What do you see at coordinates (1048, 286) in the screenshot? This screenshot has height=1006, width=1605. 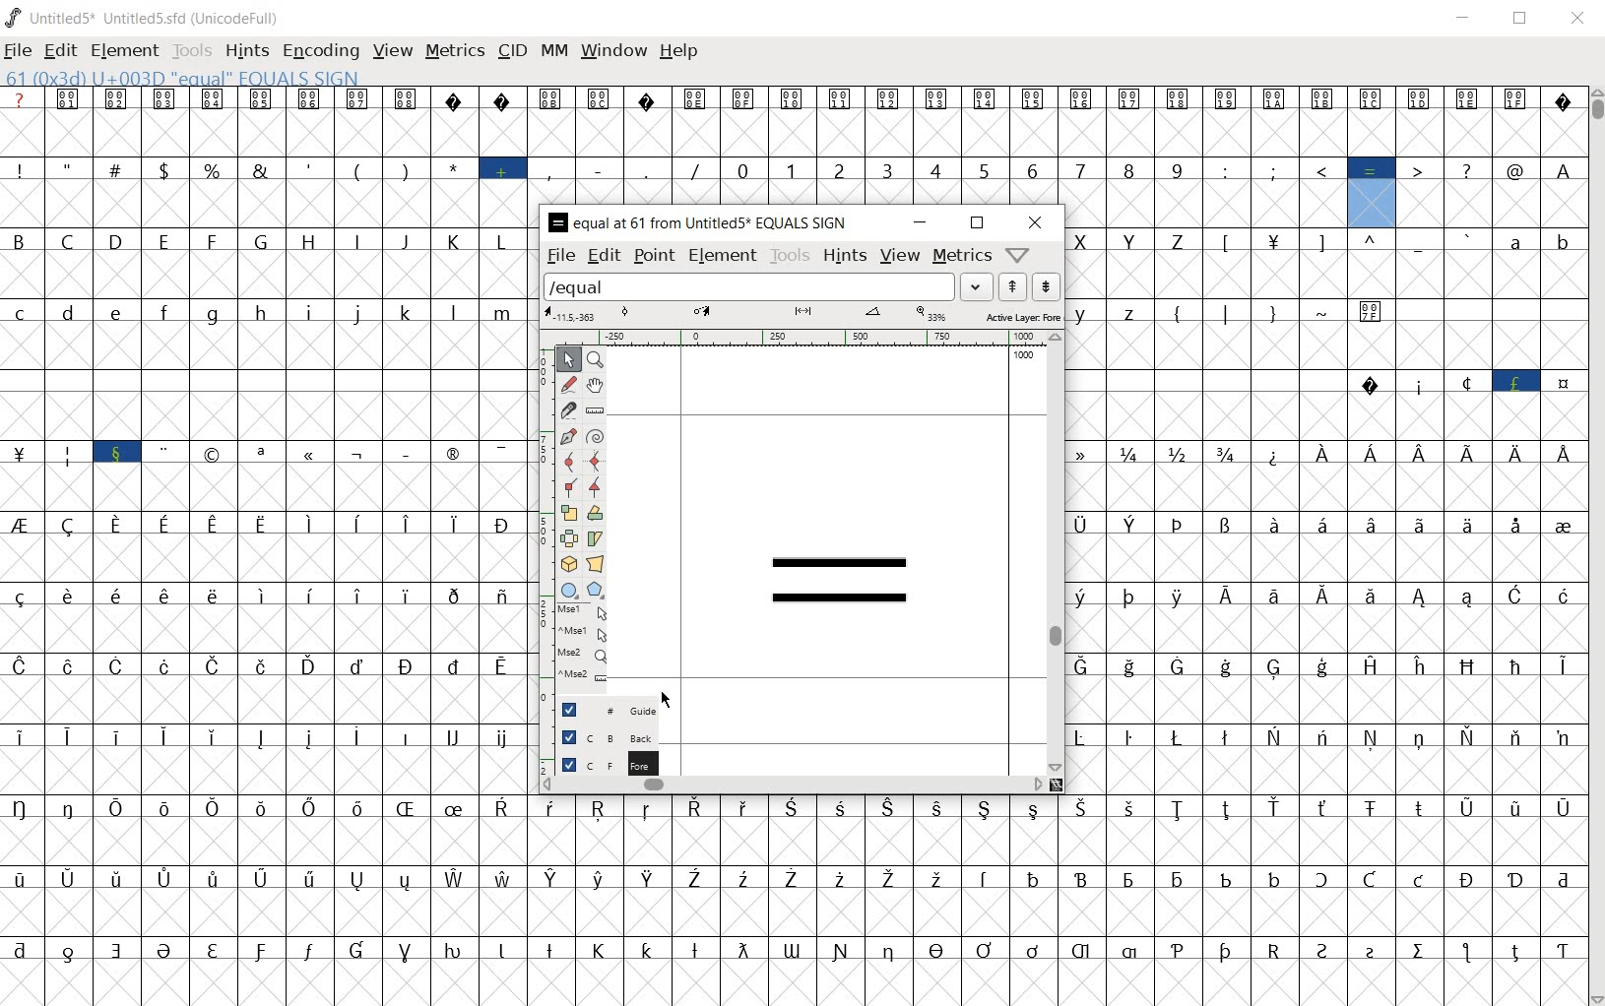 I see `show the previous word on the list` at bounding box center [1048, 286].